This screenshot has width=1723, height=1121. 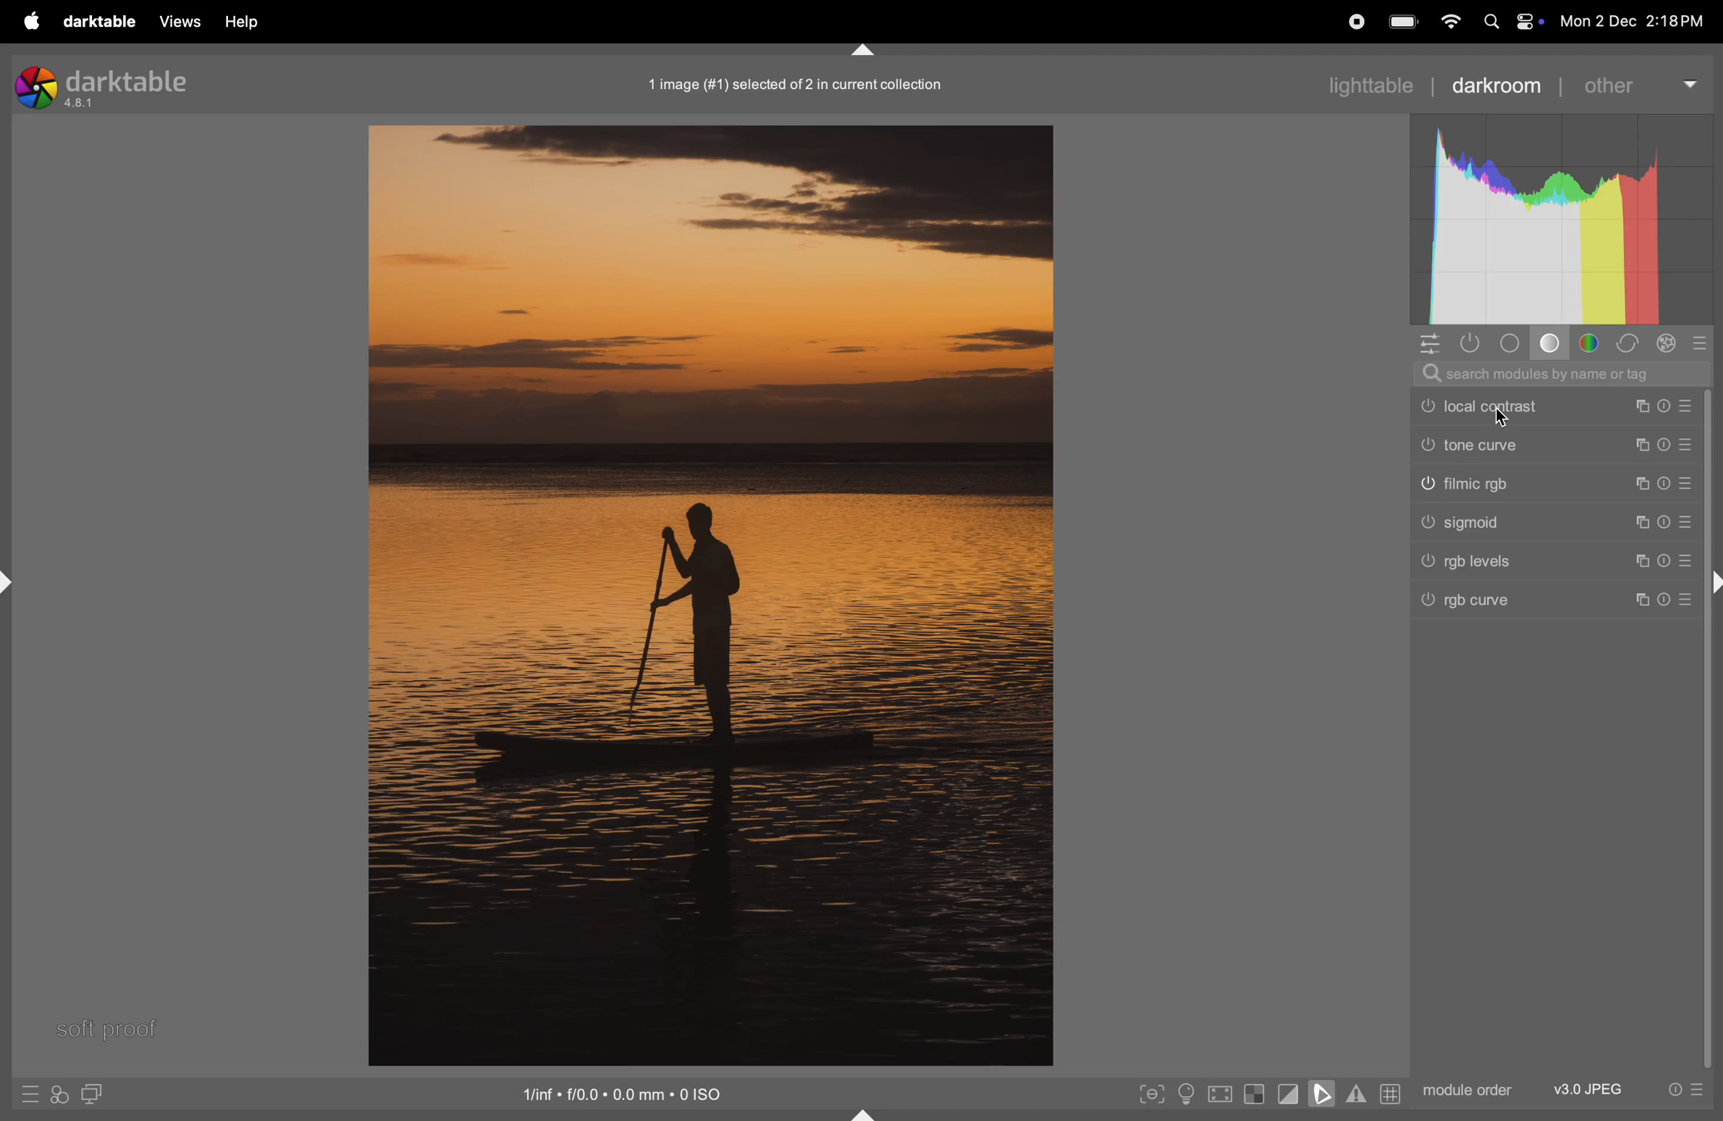 What do you see at coordinates (1555, 374) in the screenshot?
I see `search bar` at bounding box center [1555, 374].